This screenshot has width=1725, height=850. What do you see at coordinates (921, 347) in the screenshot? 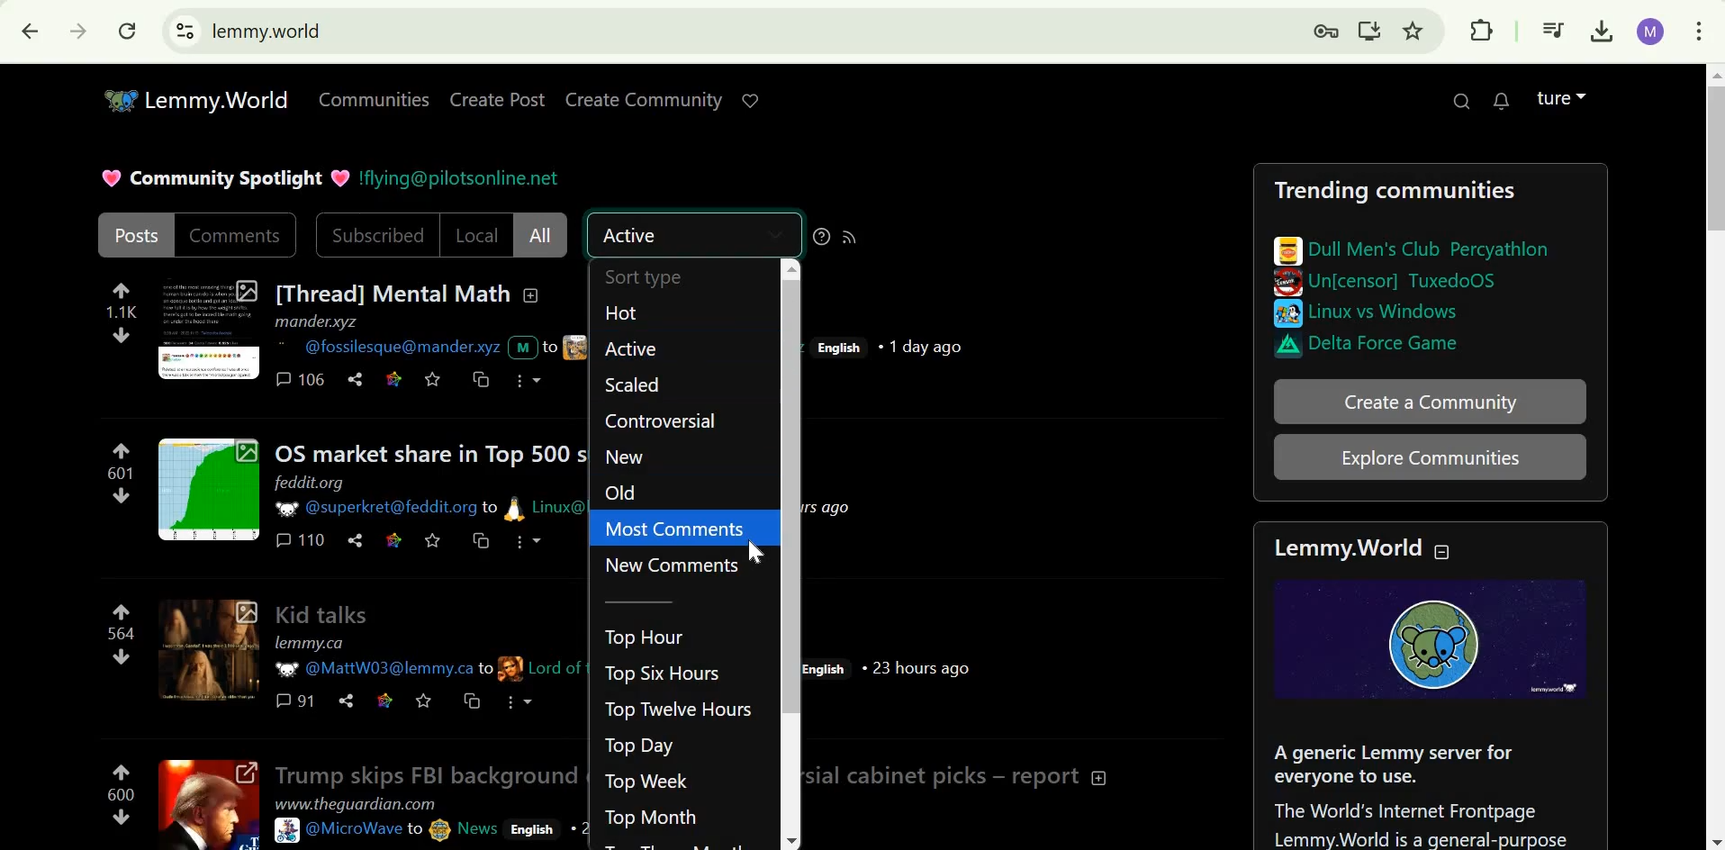
I see `1 day ago` at bounding box center [921, 347].